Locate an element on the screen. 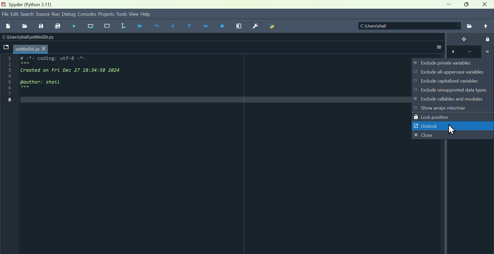 Image resolution: width=494 pixels, height=254 pixels. Run current line and go to the next one is located at coordinates (108, 26).